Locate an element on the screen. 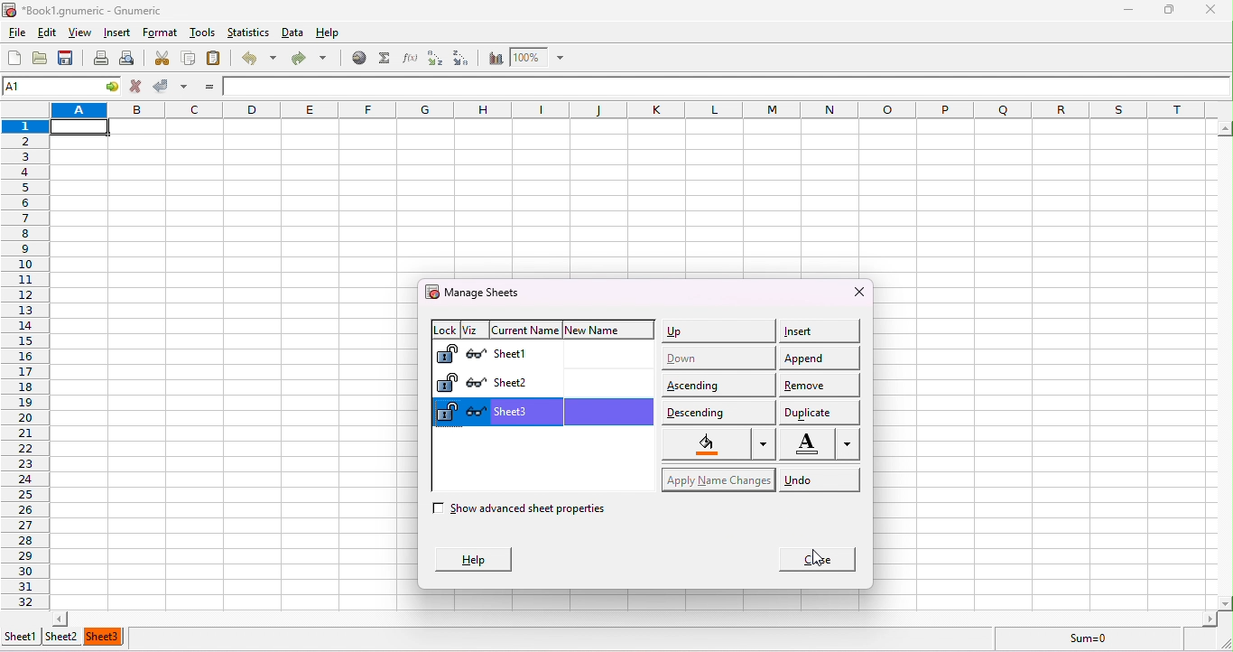 The image size is (1233, 652). sort descending order is located at coordinates (463, 57).